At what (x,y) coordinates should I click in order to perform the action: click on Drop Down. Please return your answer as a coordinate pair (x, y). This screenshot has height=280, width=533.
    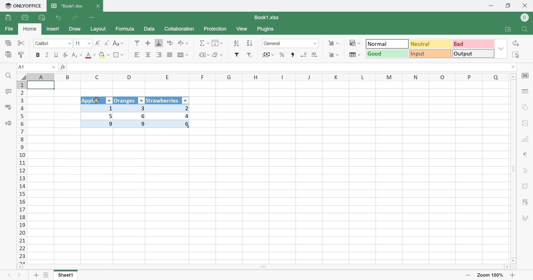
    Looking at the image, I should click on (69, 44).